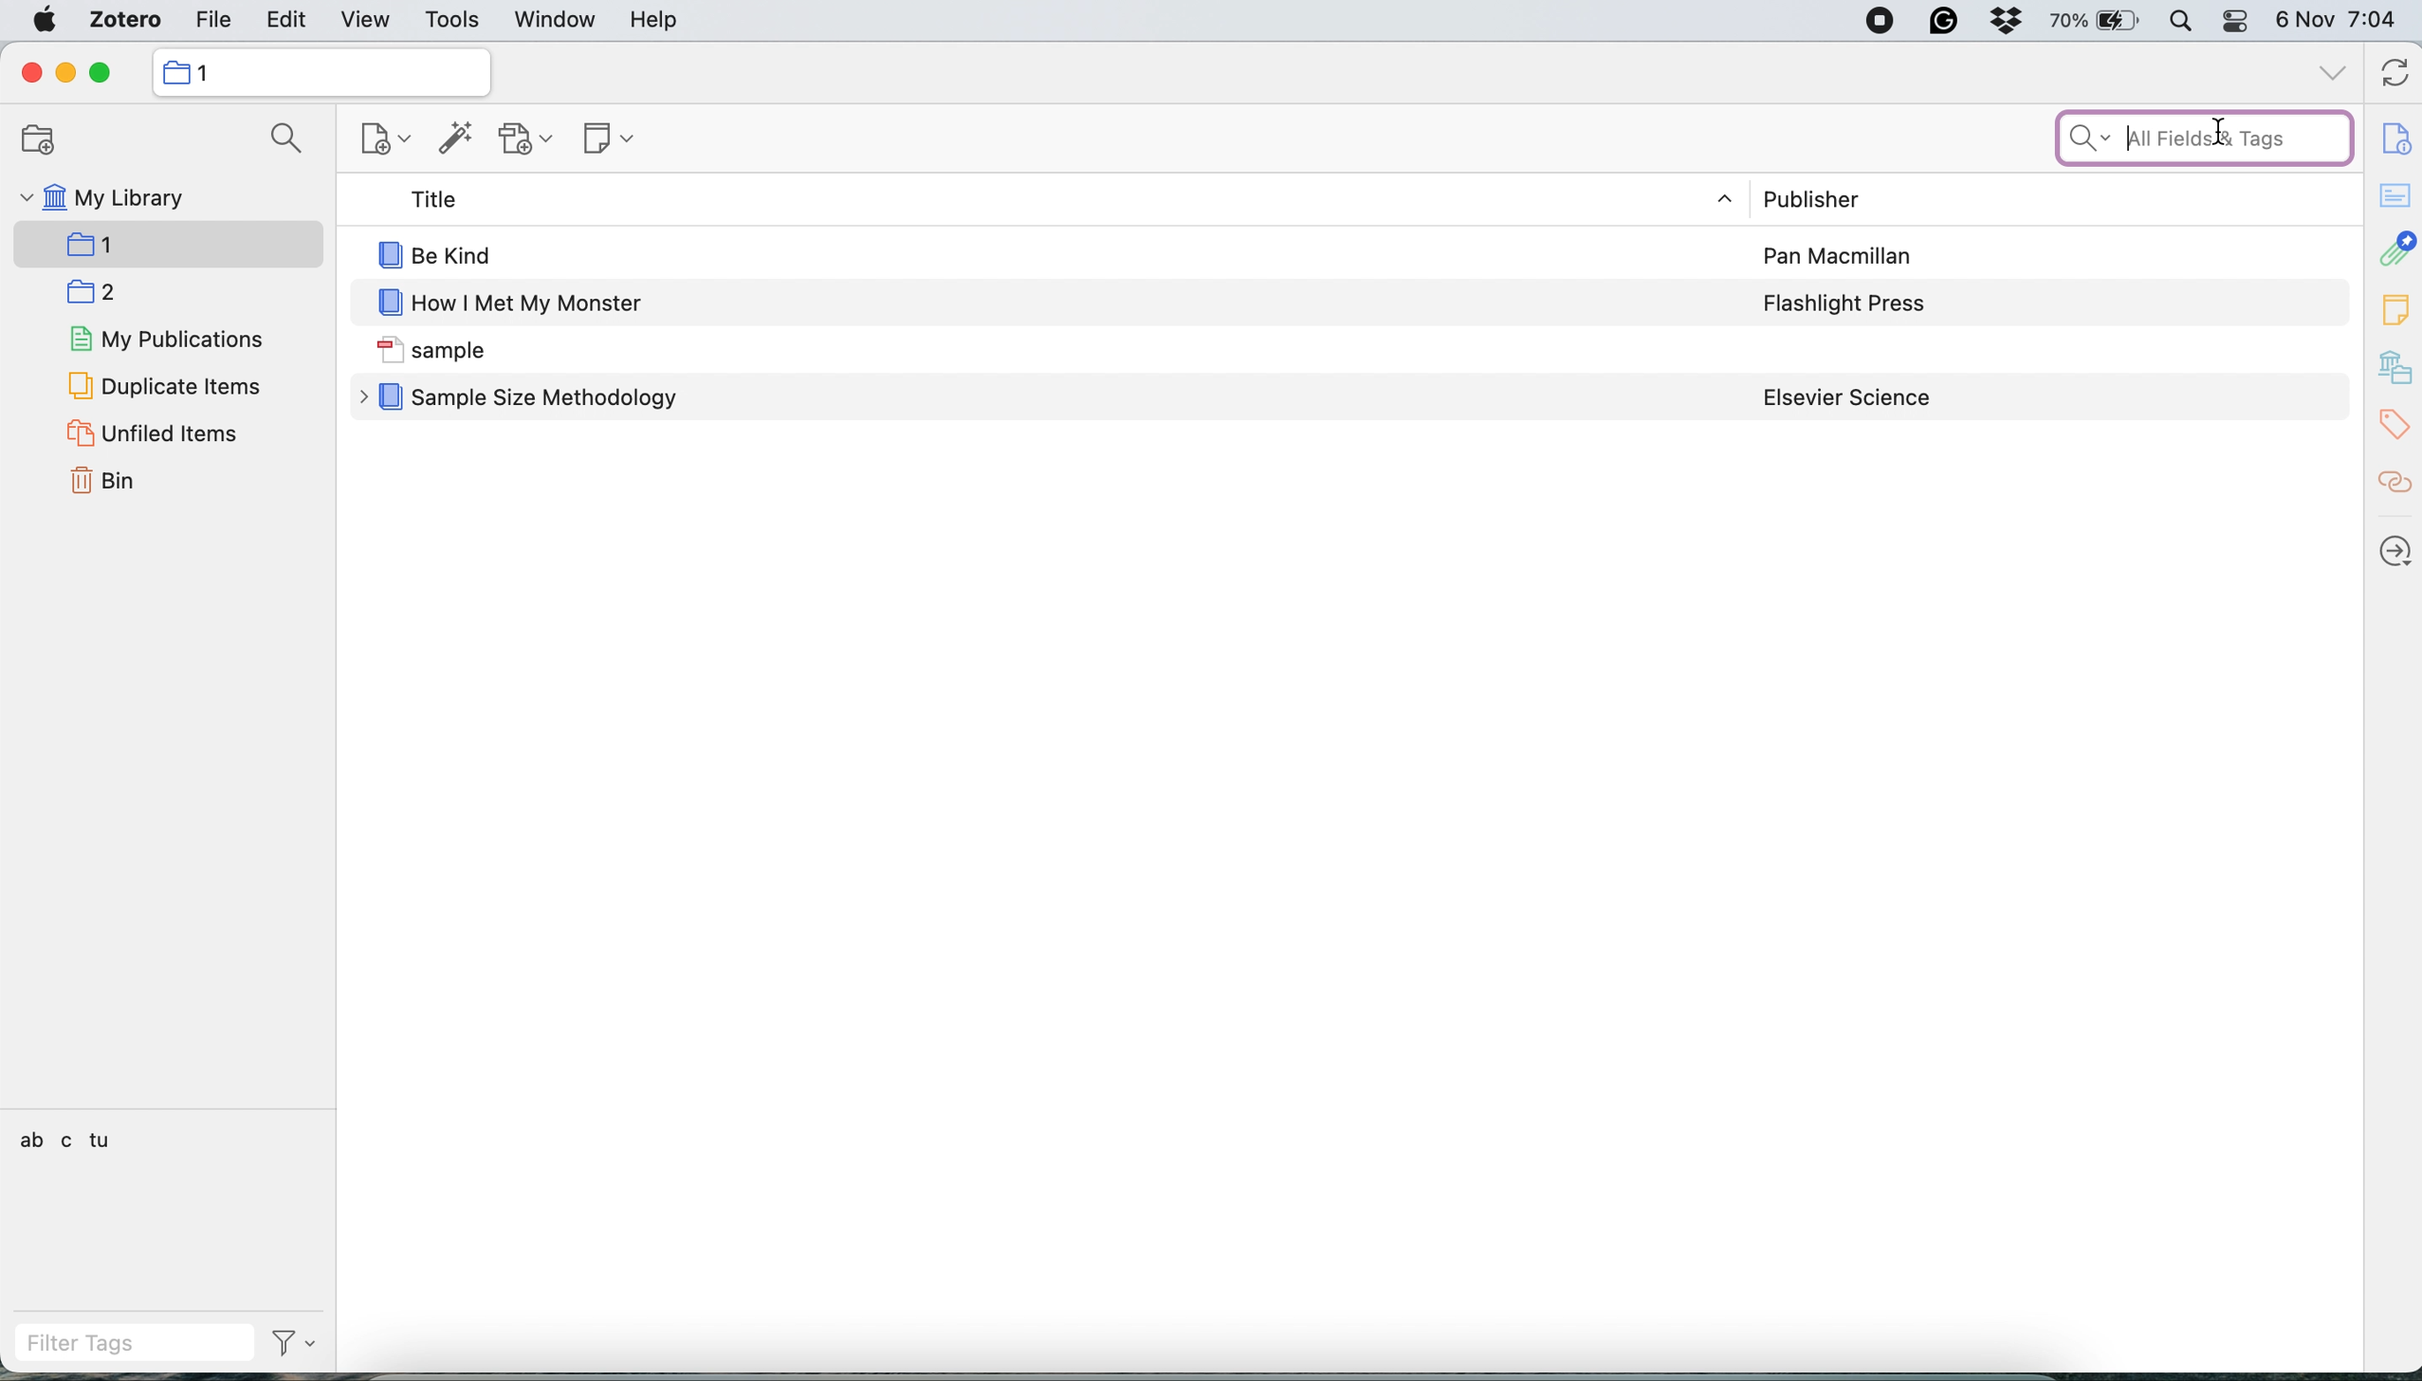  I want to click on expand/ collapse , so click(1728, 199).